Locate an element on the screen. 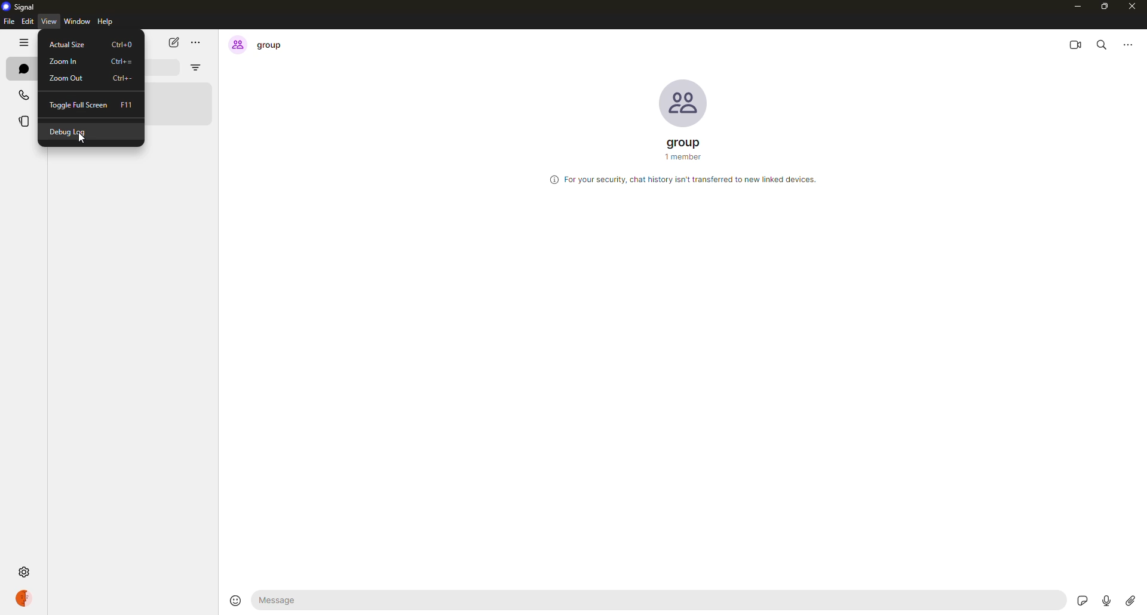 The width and height of the screenshot is (1147, 615). file is located at coordinates (8, 23).